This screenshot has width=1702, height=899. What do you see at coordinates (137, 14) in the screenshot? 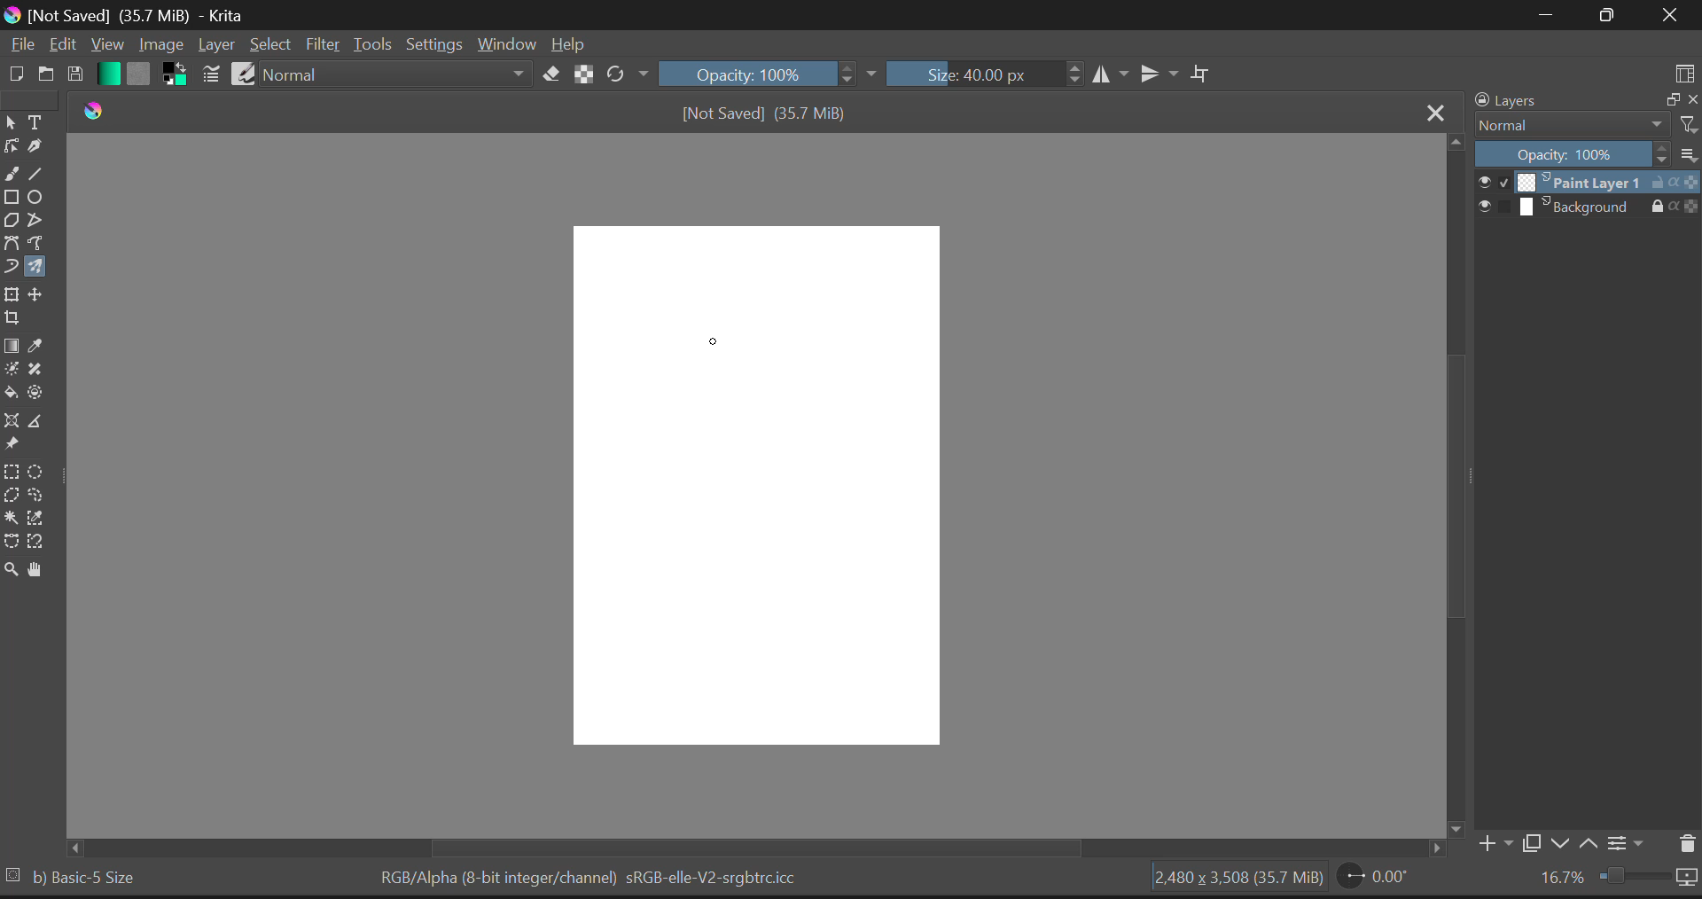
I see `[Not Saved] (35.7 MiB) - Krita` at bounding box center [137, 14].